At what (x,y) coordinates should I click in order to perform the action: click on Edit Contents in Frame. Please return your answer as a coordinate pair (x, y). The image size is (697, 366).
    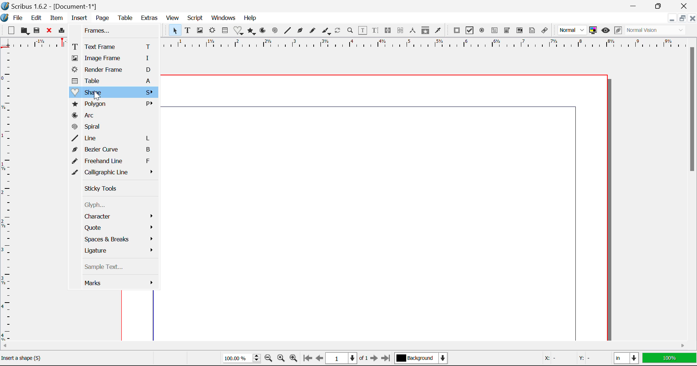
    Looking at the image, I should click on (363, 30).